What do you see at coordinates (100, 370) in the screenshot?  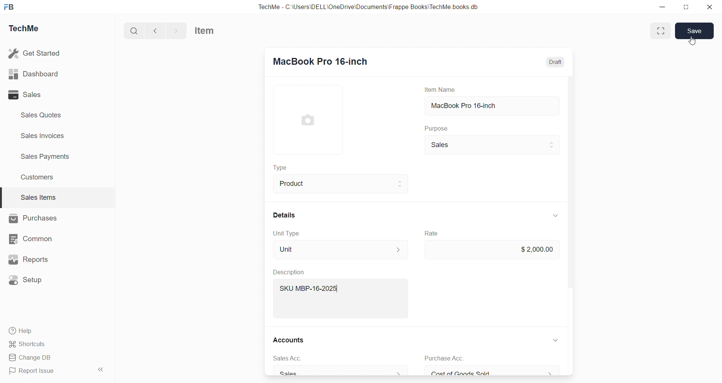 I see `<<` at bounding box center [100, 370].